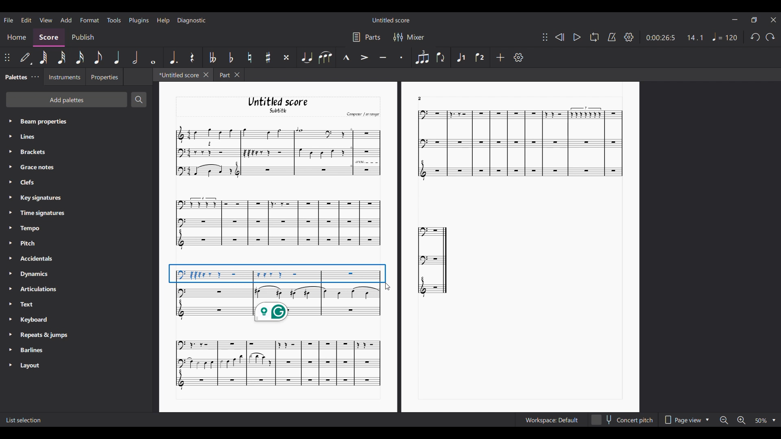 The image size is (781, 439). I want to click on > Keyboard, so click(31, 320).